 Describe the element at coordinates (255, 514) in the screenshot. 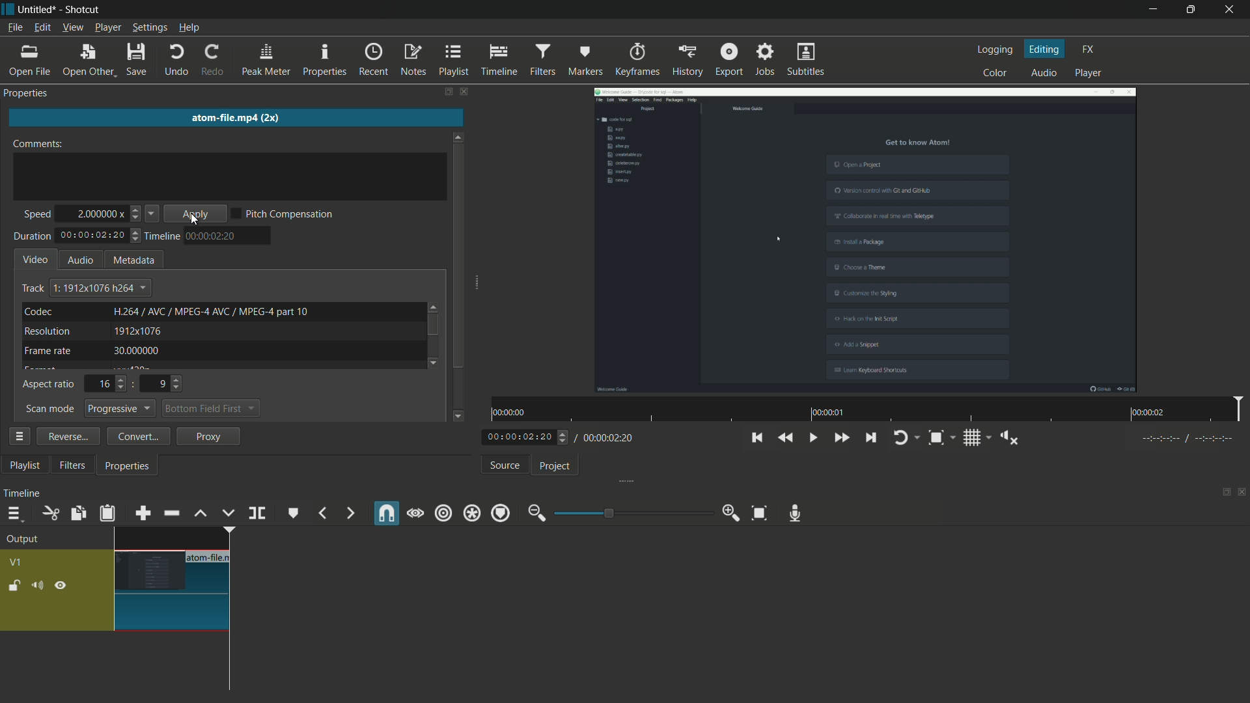

I see `split at playhead` at that location.